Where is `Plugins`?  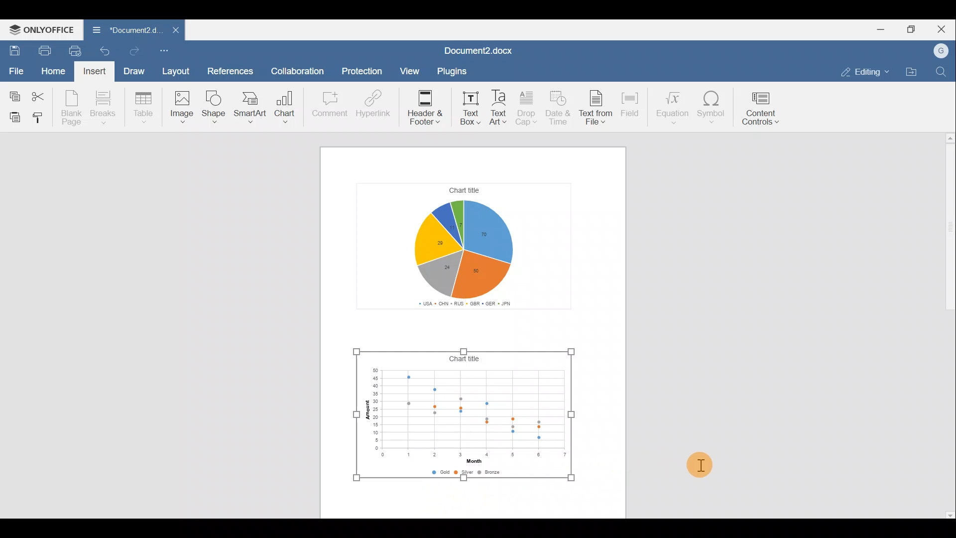 Plugins is located at coordinates (451, 70).